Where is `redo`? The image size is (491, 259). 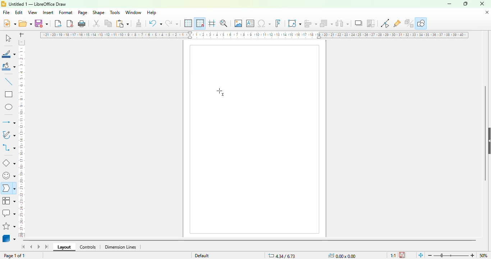
redo is located at coordinates (171, 23).